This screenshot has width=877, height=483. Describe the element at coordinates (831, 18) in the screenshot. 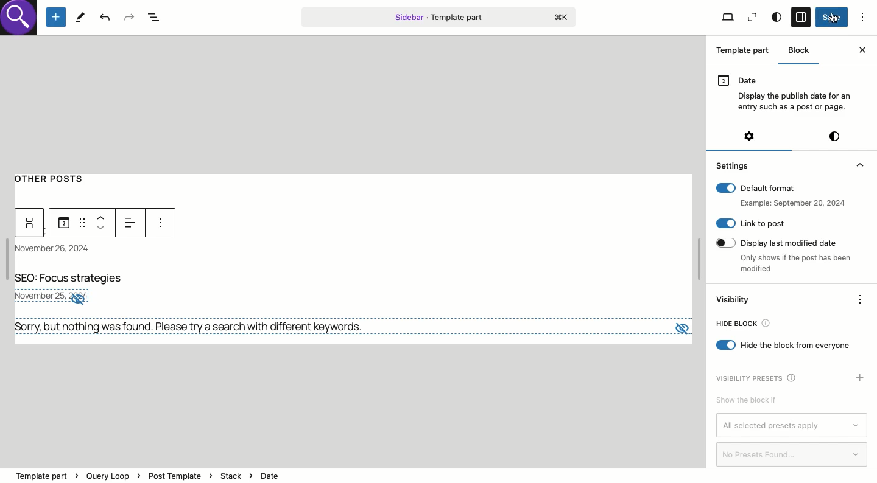

I see `Save` at that location.